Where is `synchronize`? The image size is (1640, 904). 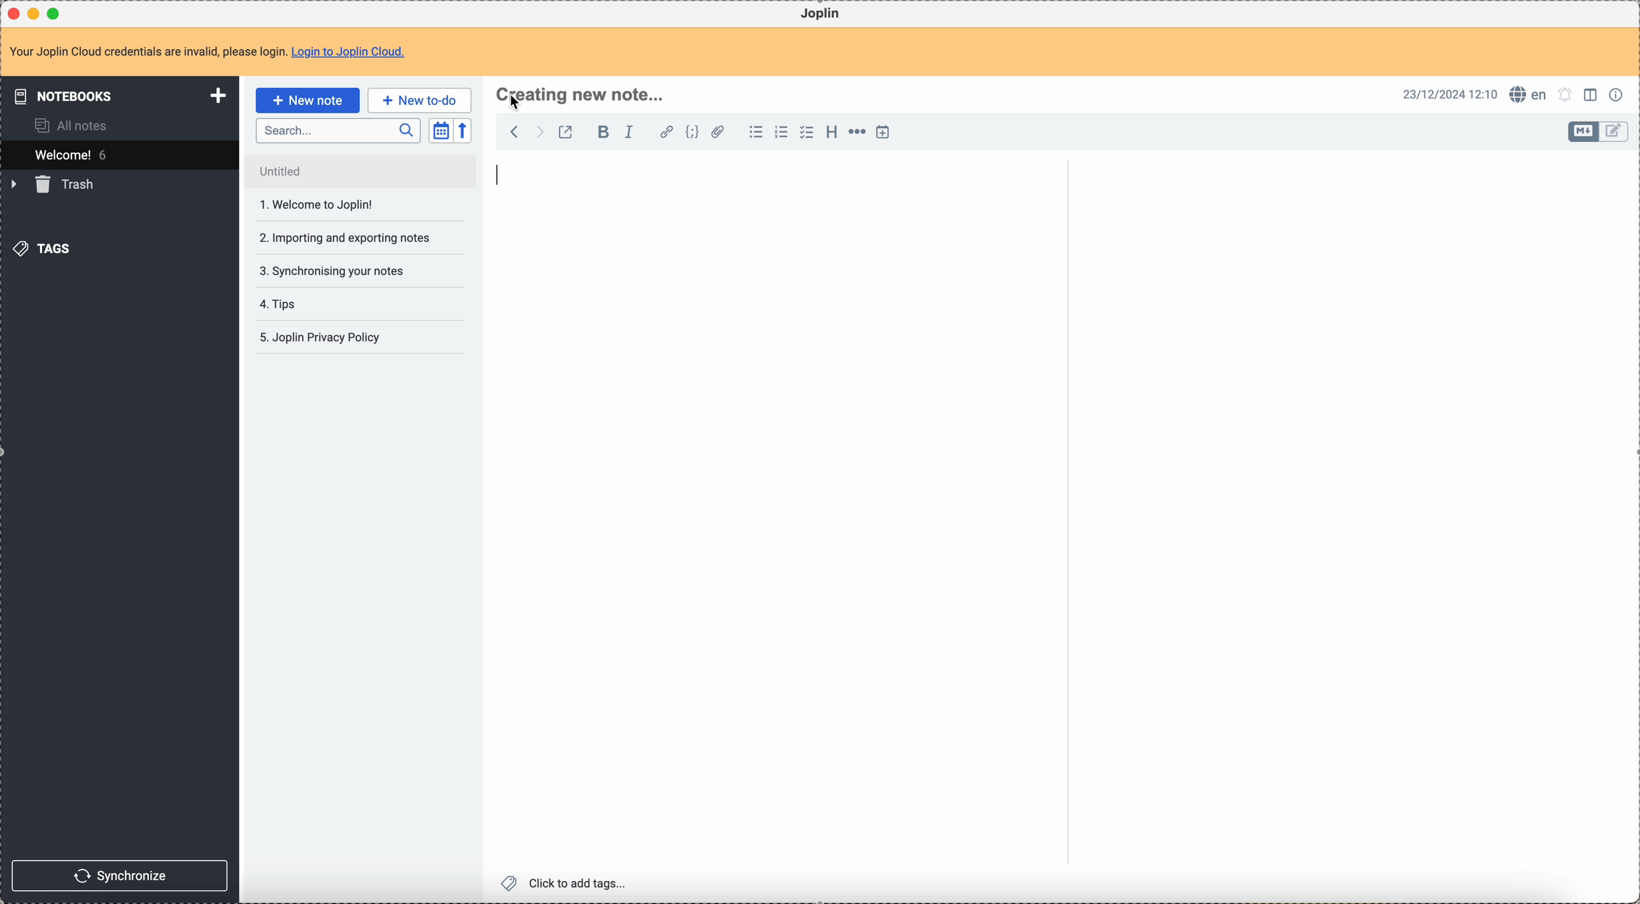 synchronize is located at coordinates (119, 874).